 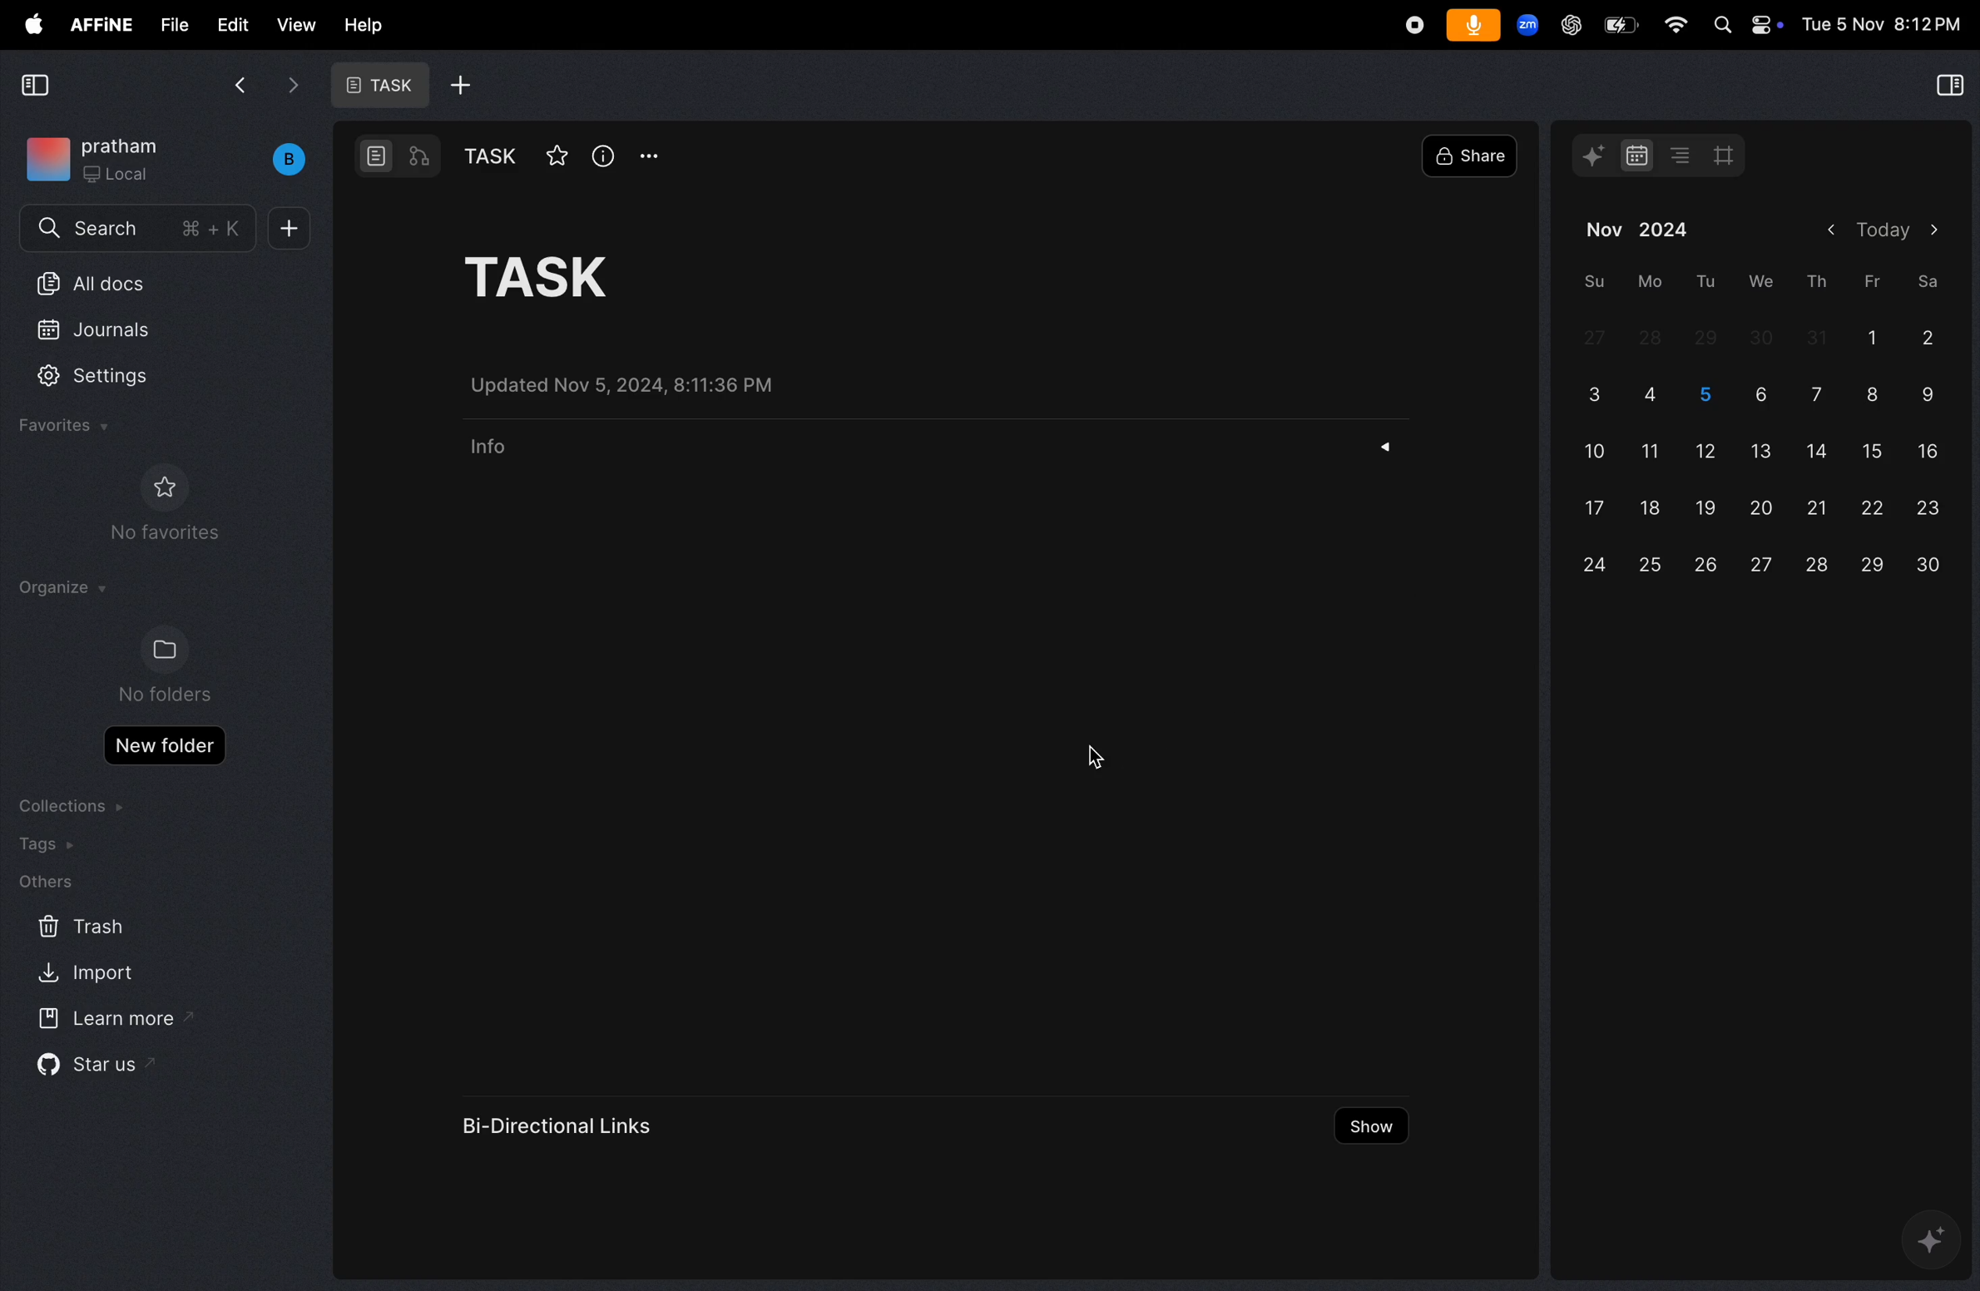 What do you see at coordinates (488, 455) in the screenshot?
I see `info` at bounding box center [488, 455].